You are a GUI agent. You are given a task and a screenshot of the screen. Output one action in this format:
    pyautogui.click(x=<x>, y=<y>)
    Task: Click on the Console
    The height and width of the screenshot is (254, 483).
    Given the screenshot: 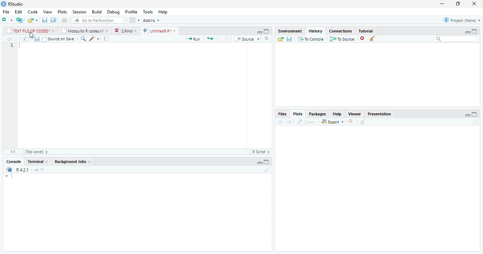 What is the action you would take?
    pyautogui.click(x=14, y=162)
    